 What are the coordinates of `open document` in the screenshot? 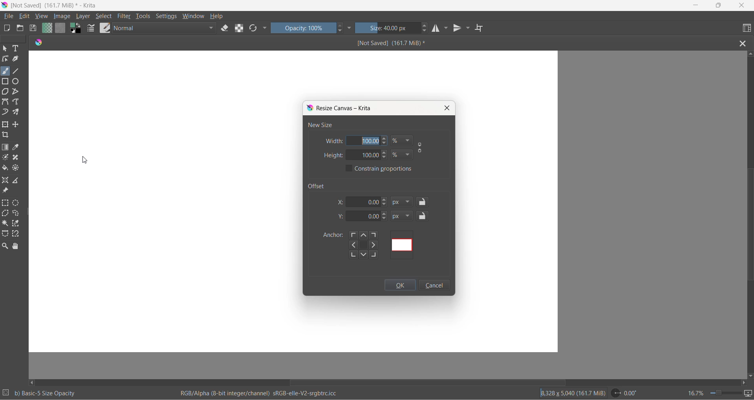 It's located at (20, 28).